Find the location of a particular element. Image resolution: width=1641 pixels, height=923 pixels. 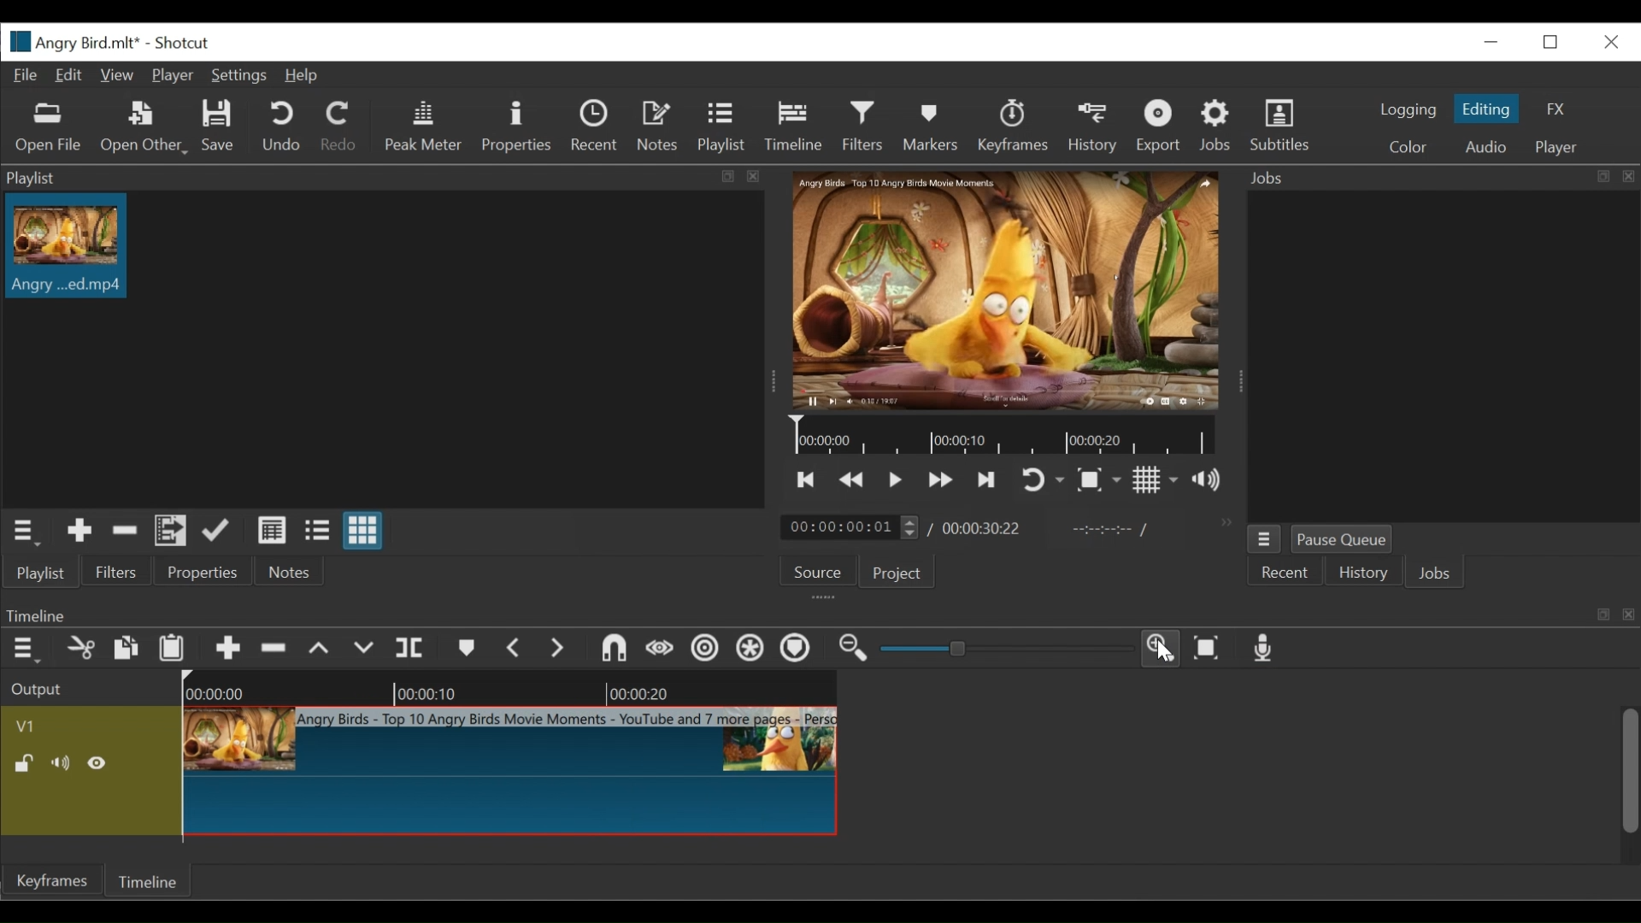

Pause Queue is located at coordinates (1344, 538).